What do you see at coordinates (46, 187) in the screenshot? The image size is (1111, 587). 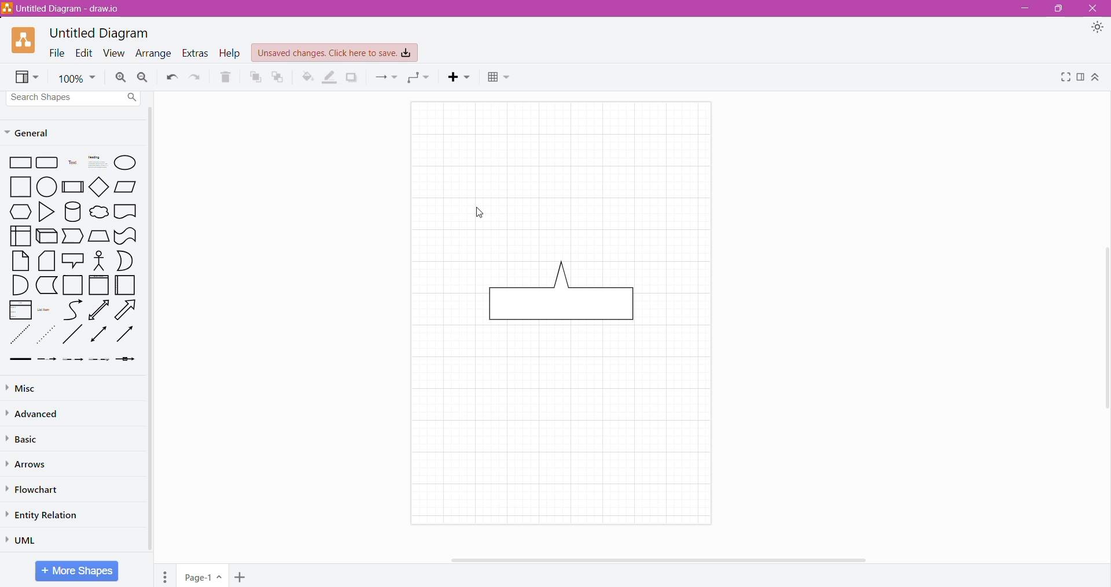 I see `circle` at bounding box center [46, 187].